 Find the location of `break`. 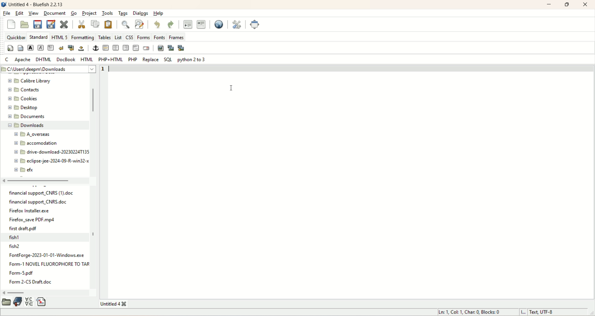

break is located at coordinates (62, 49).